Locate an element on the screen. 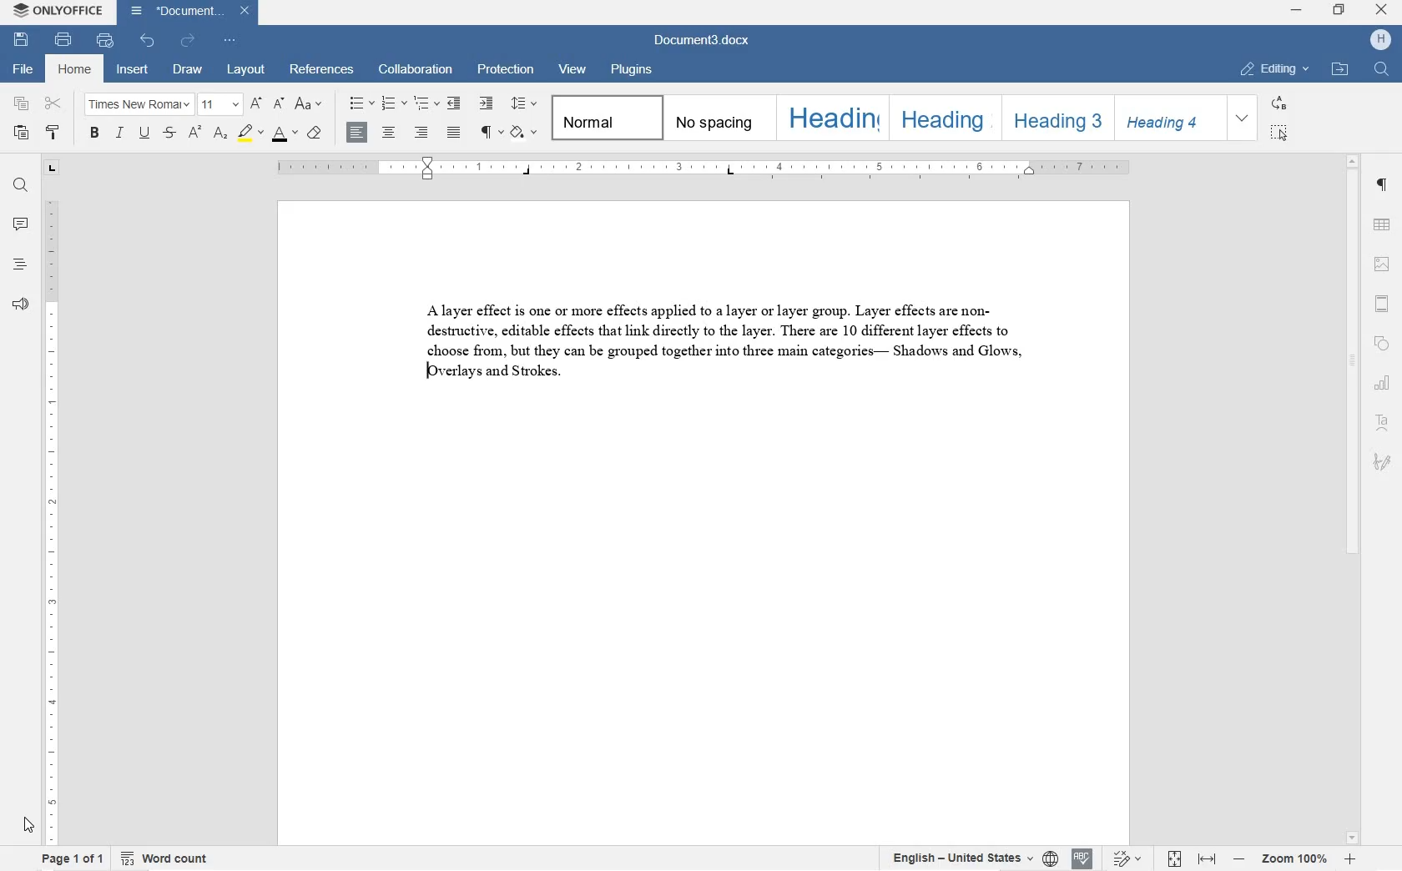  ruler is located at coordinates (48, 522).